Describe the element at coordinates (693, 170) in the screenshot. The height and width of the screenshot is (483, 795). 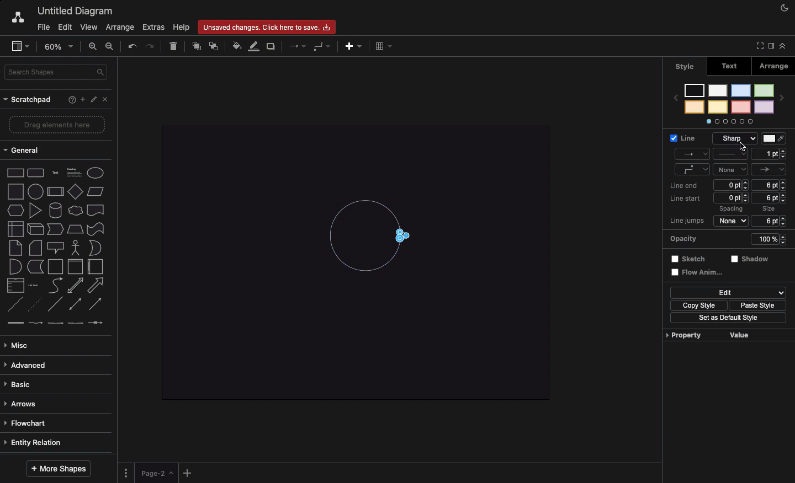
I see `Waypoint` at that location.